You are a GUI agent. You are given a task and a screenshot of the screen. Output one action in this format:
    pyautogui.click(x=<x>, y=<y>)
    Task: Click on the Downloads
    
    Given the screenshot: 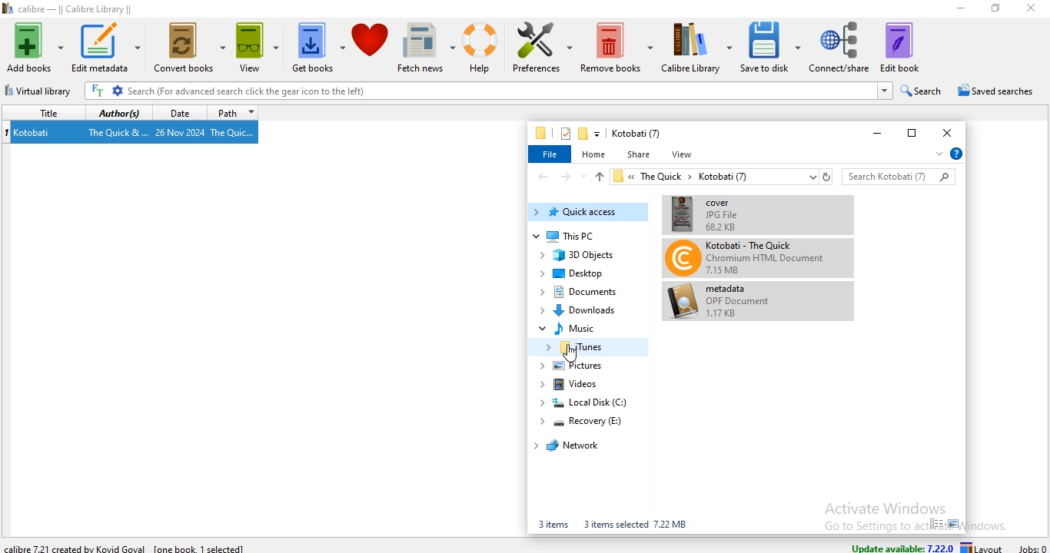 What is the action you would take?
    pyautogui.click(x=584, y=309)
    